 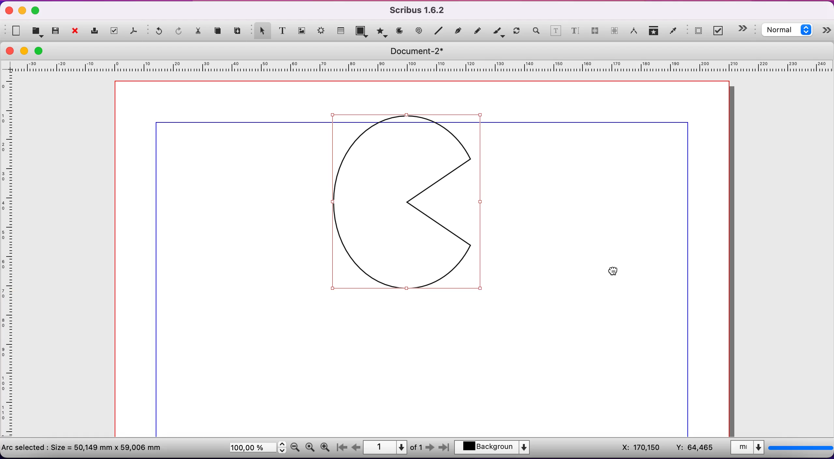 What do you see at coordinates (780, 449) in the screenshot?
I see `measurement selected` at bounding box center [780, 449].